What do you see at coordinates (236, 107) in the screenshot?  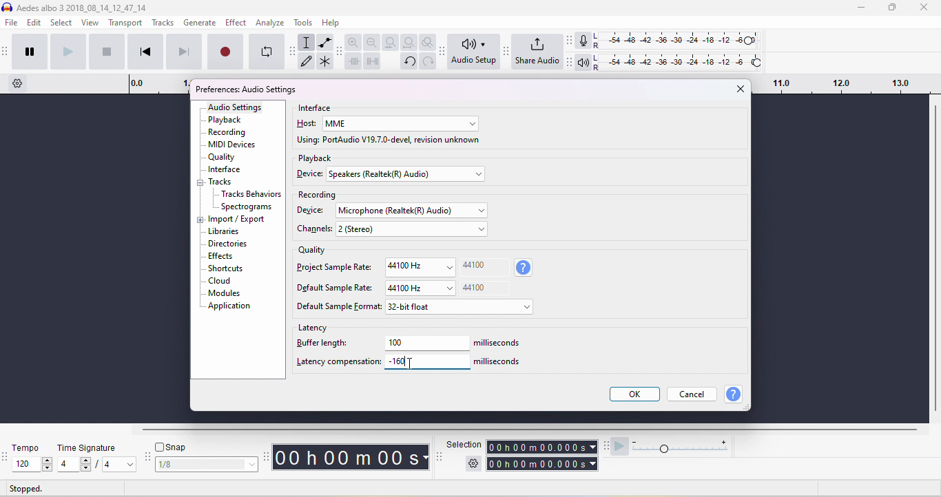 I see `audio settings` at bounding box center [236, 107].